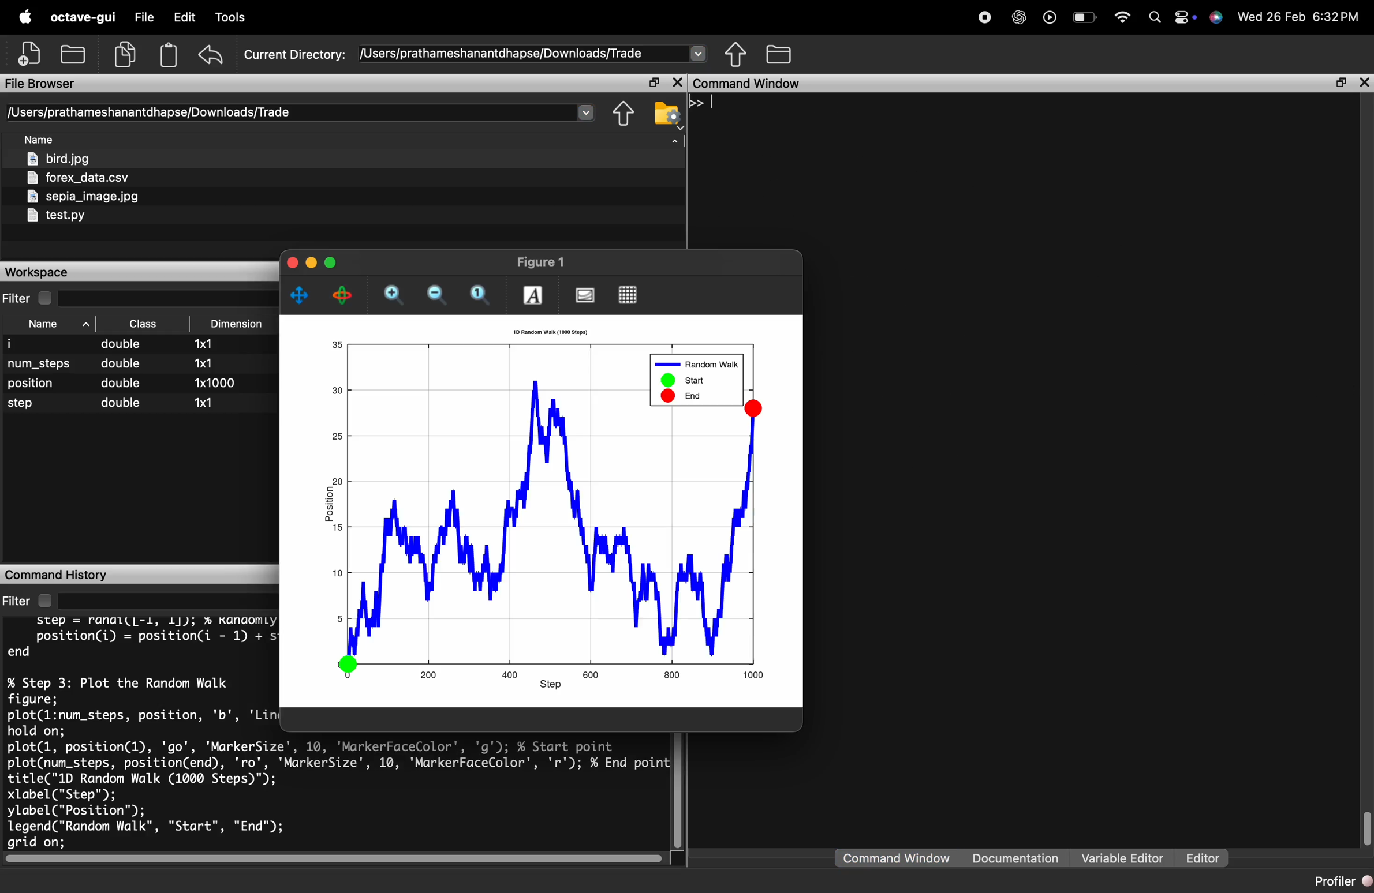  What do you see at coordinates (439, 295) in the screenshot?
I see `zoom out` at bounding box center [439, 295].